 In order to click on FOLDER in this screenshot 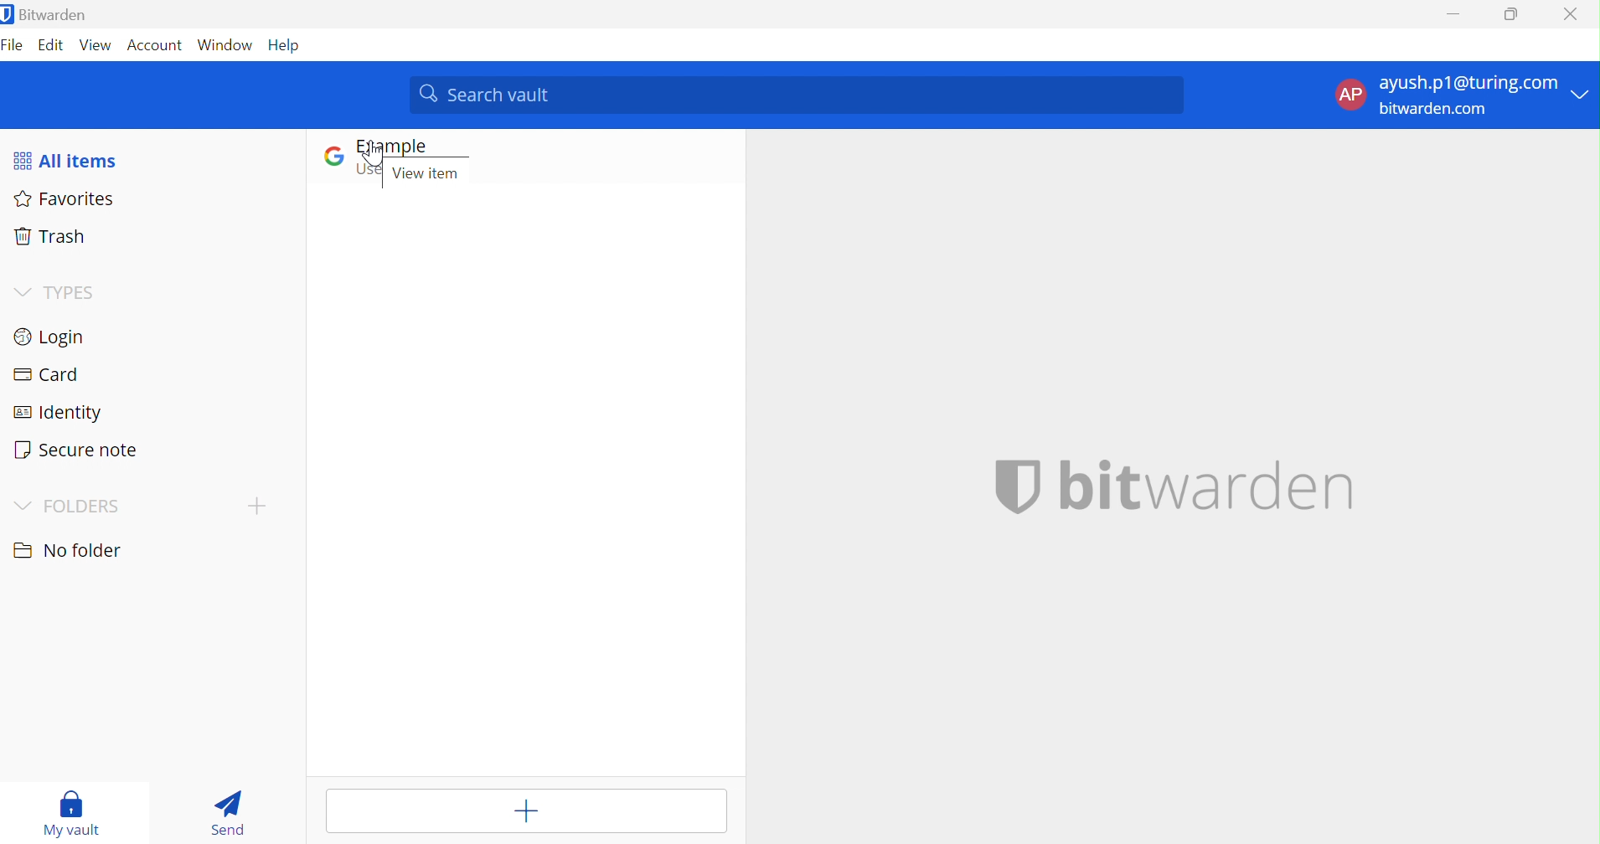, I will do `click(83, 505)`.